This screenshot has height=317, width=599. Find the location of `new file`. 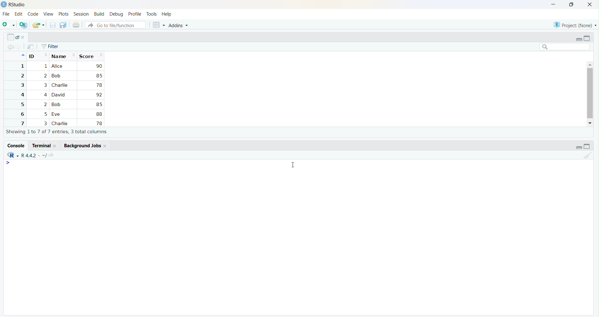

new file is located at coordinates (9, 25).